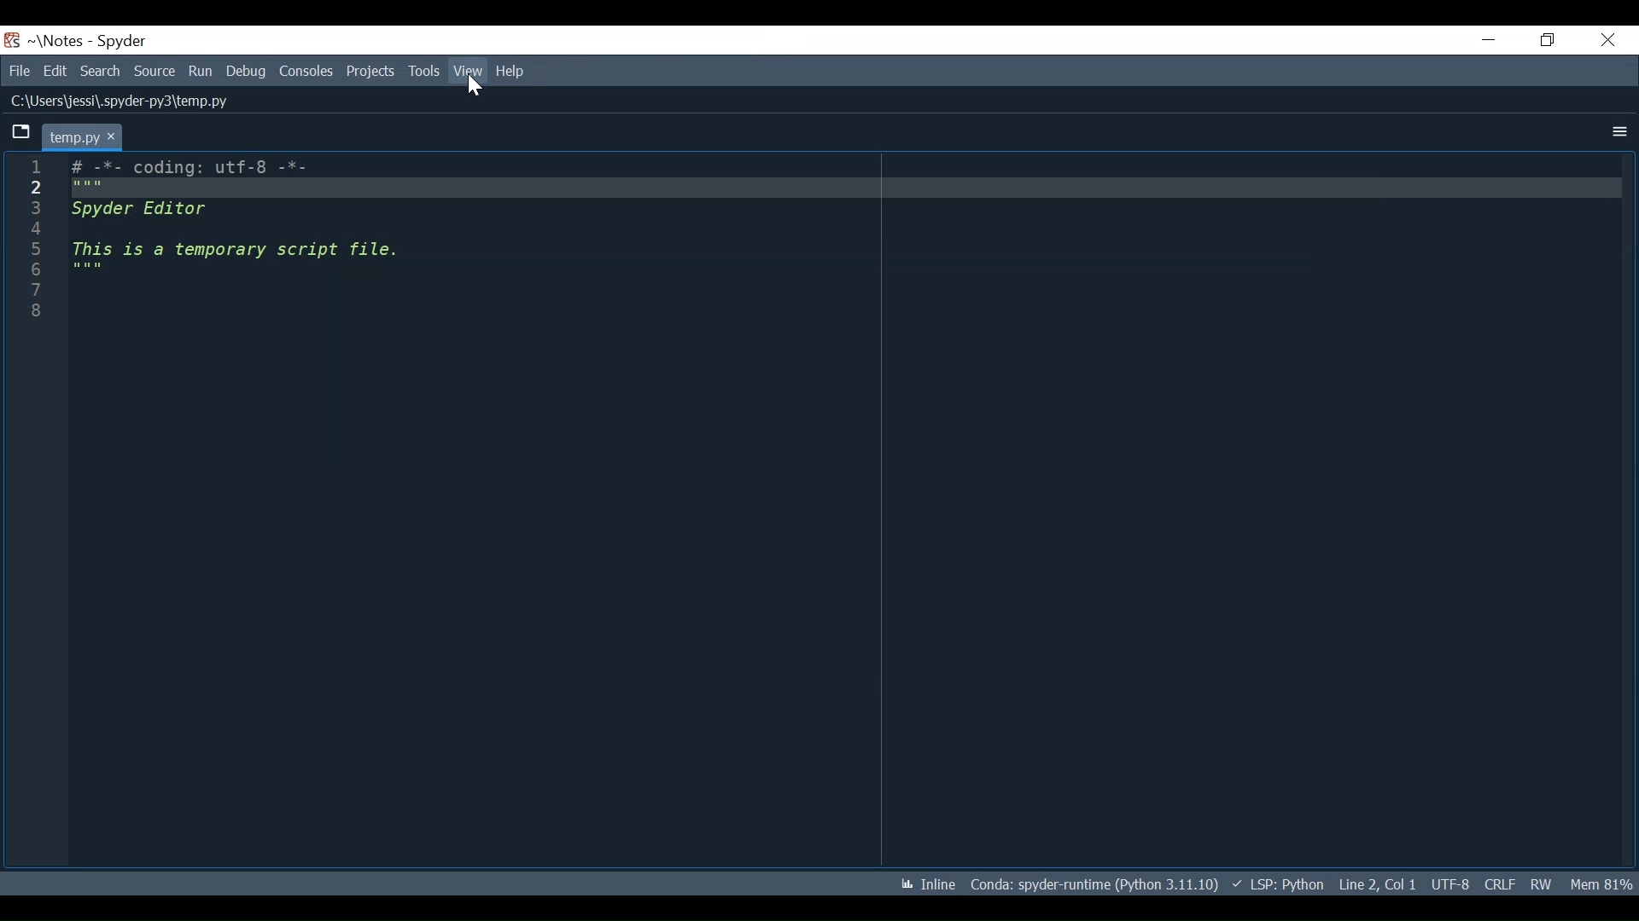 The height and width of the screenshot is (921, 1639). I want to click on View, so click(423, 71).